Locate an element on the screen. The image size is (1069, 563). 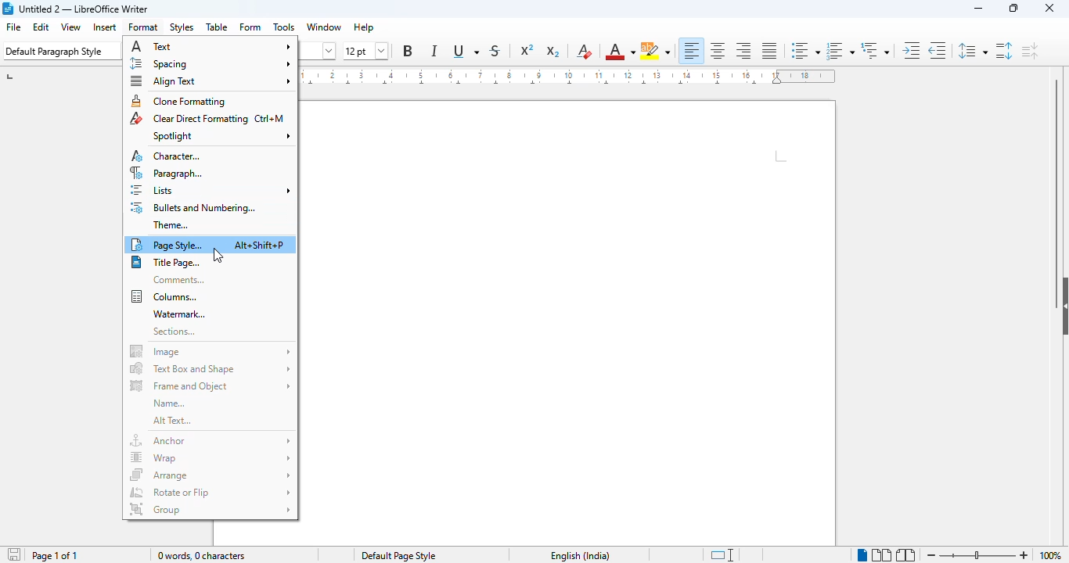
align right is located at coordinates (744, 51).